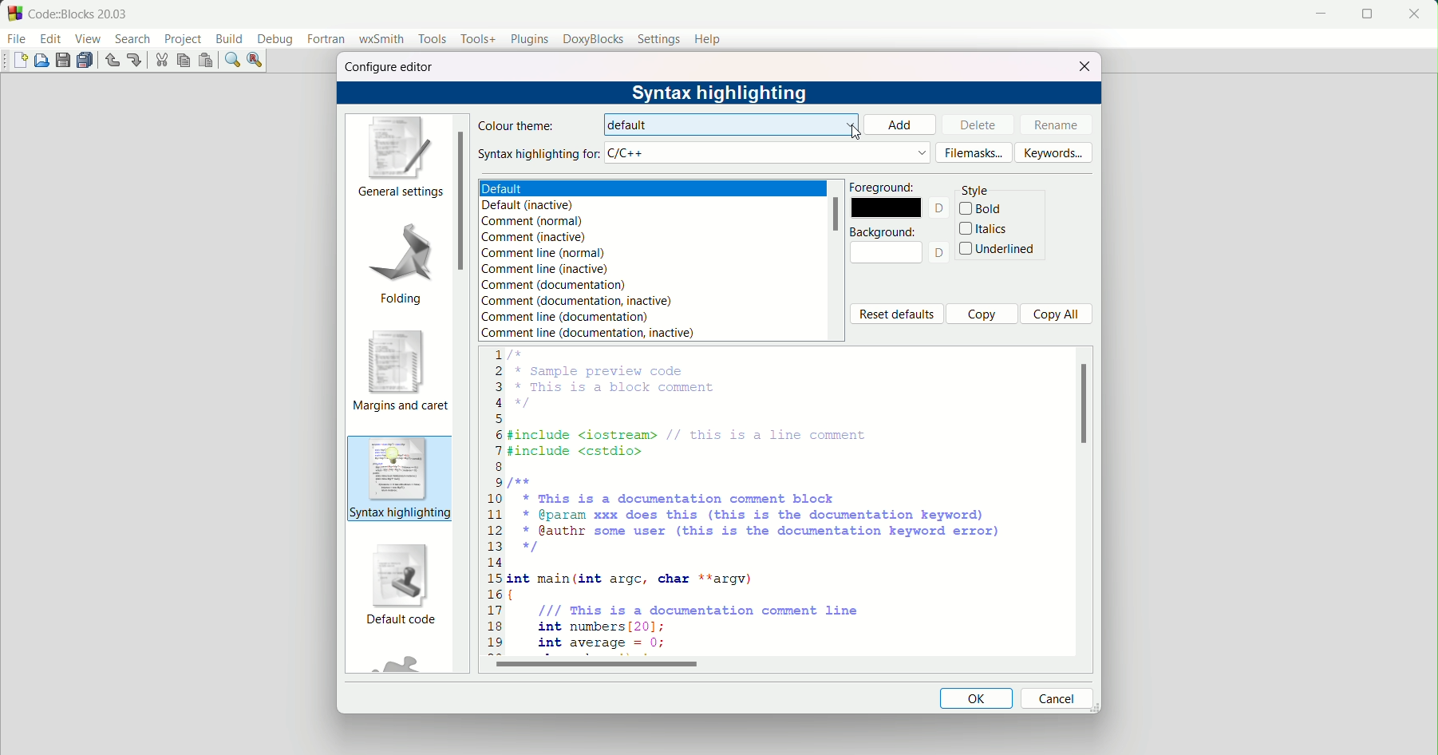 This screenshot has height=755, width=1438. What do you see at coordinates (1056, 698) in the screenshot?
I see `cancel` at bounding box center [1056, 698].